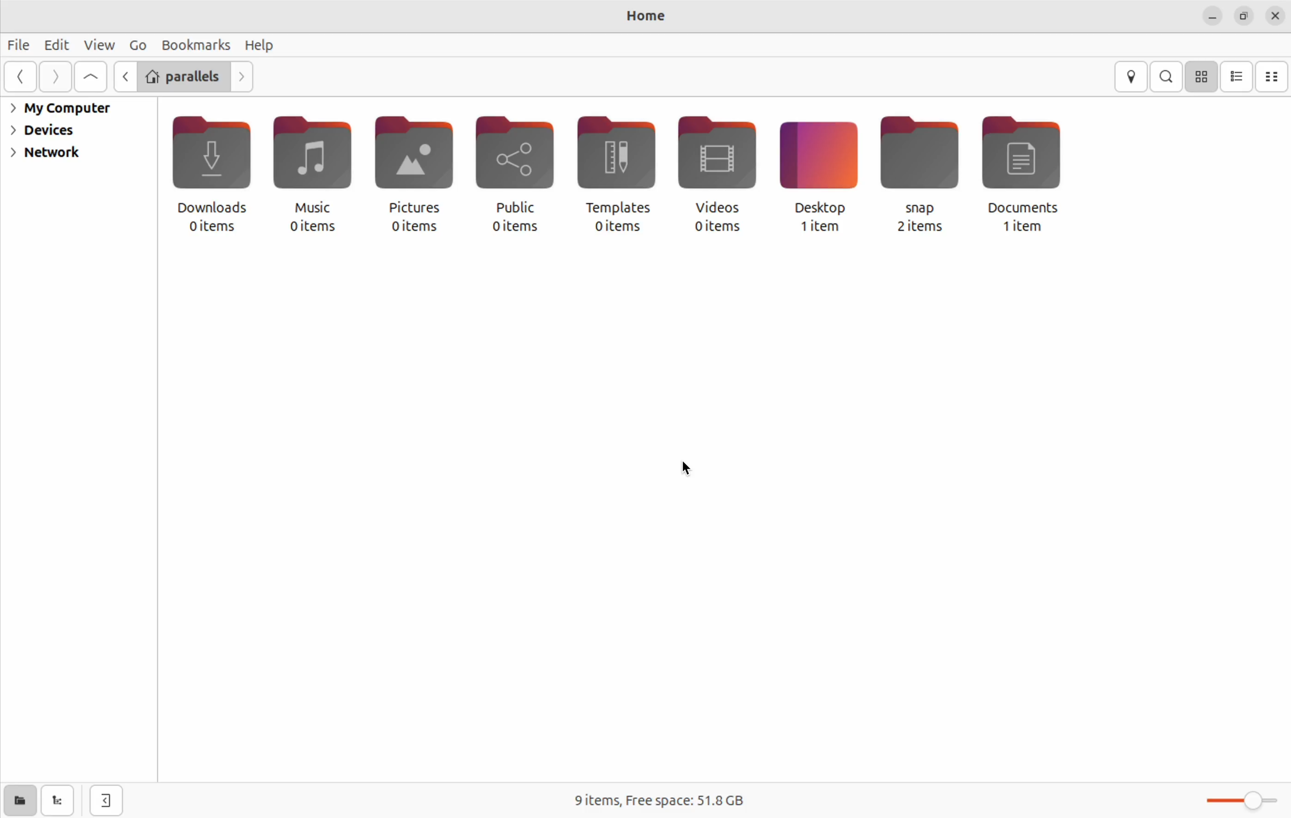  What do you see at coordinates (714, 176) in the screenshot?
I see `videos 0 items` at bounding box center [714, 176].